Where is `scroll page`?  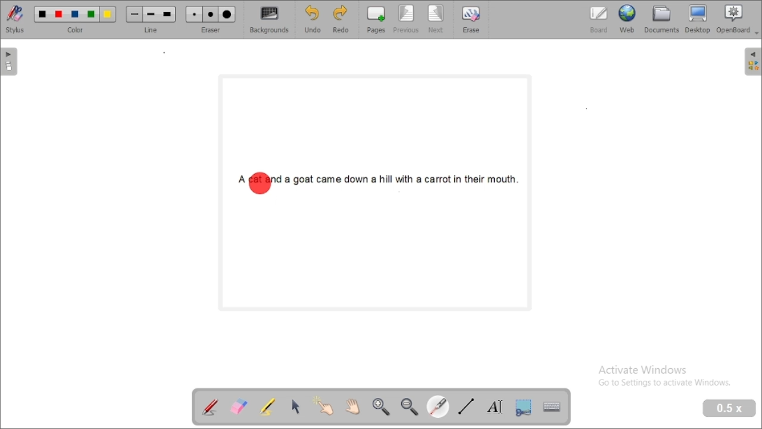
scroll page is located at coordinates (353, 407).